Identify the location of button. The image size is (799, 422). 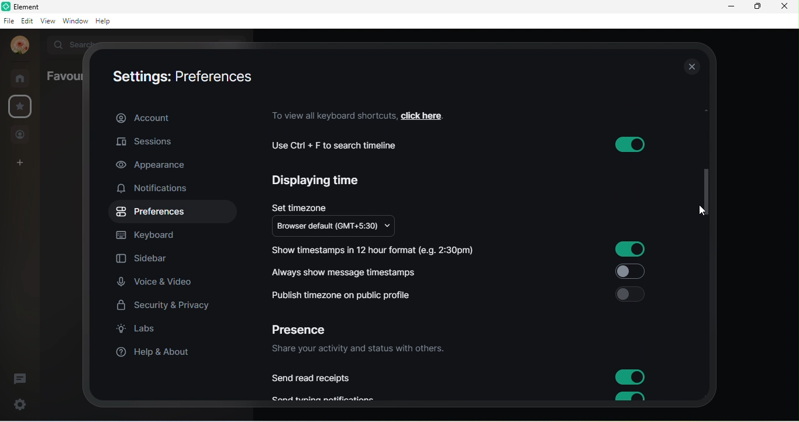
(628, 144).